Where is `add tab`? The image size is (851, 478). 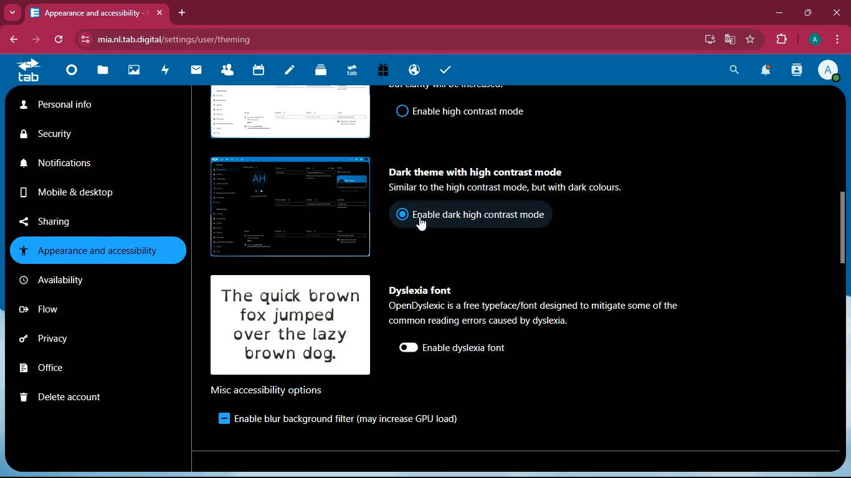
add tab is located at coordinates (182, 12).